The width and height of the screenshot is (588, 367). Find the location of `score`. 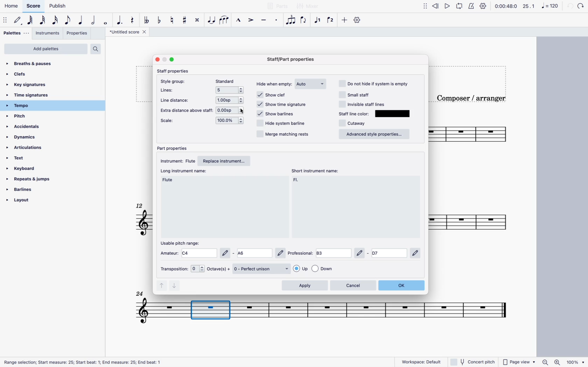

score is located at coordinates (138, 308).